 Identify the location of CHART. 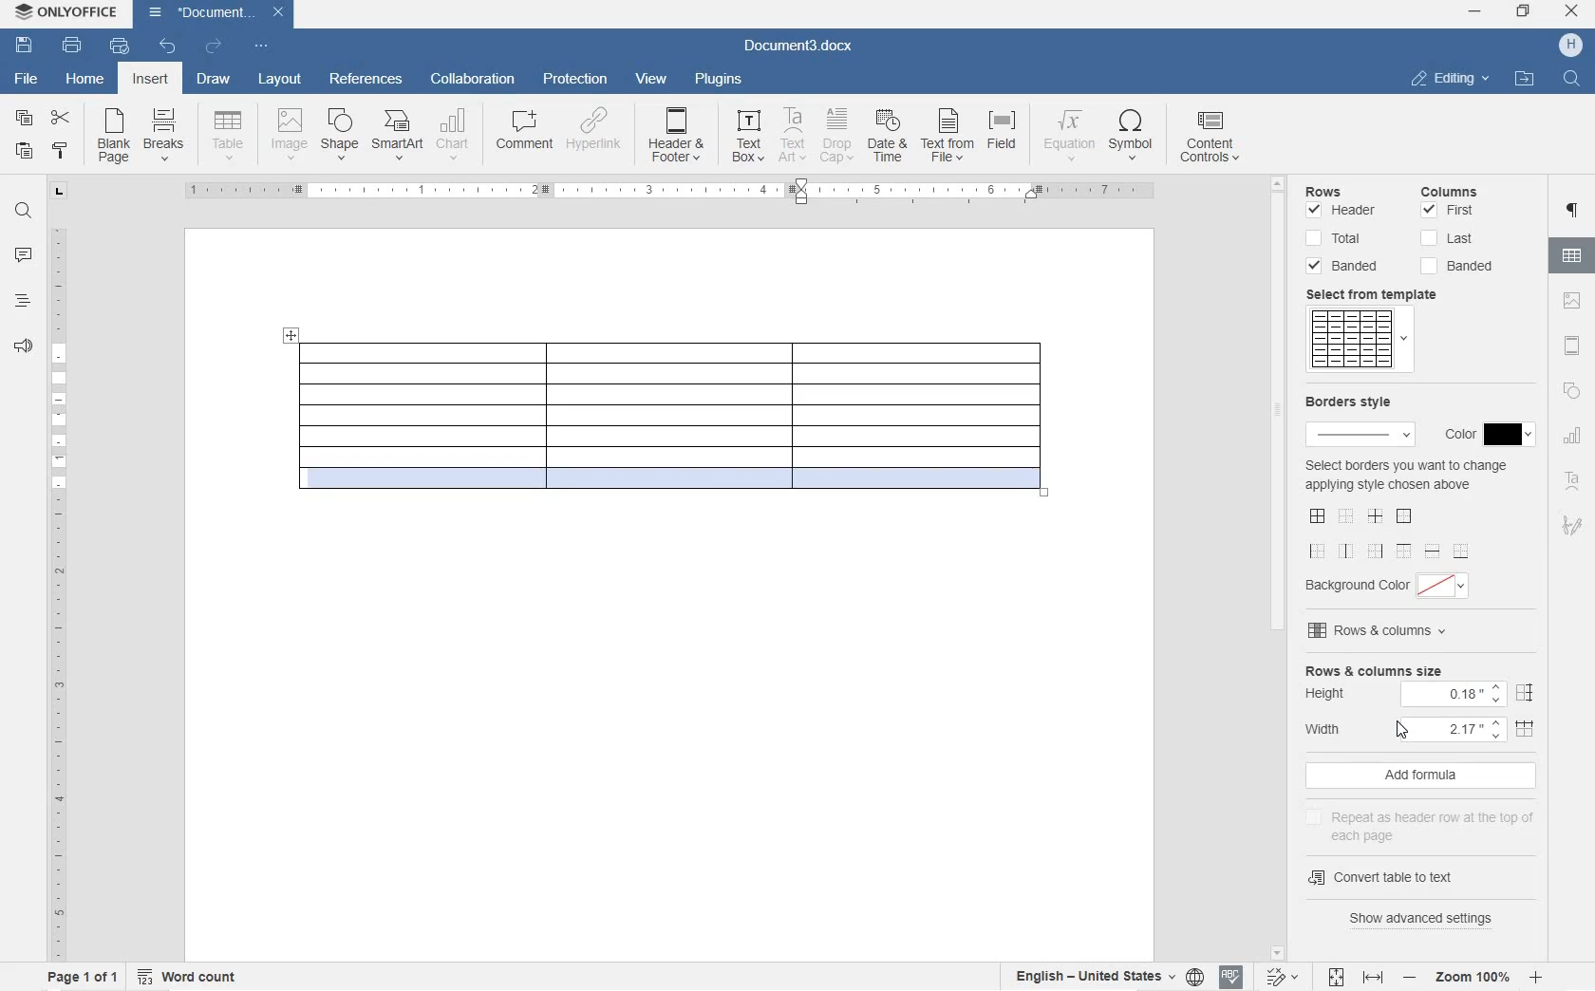
(452, 138).